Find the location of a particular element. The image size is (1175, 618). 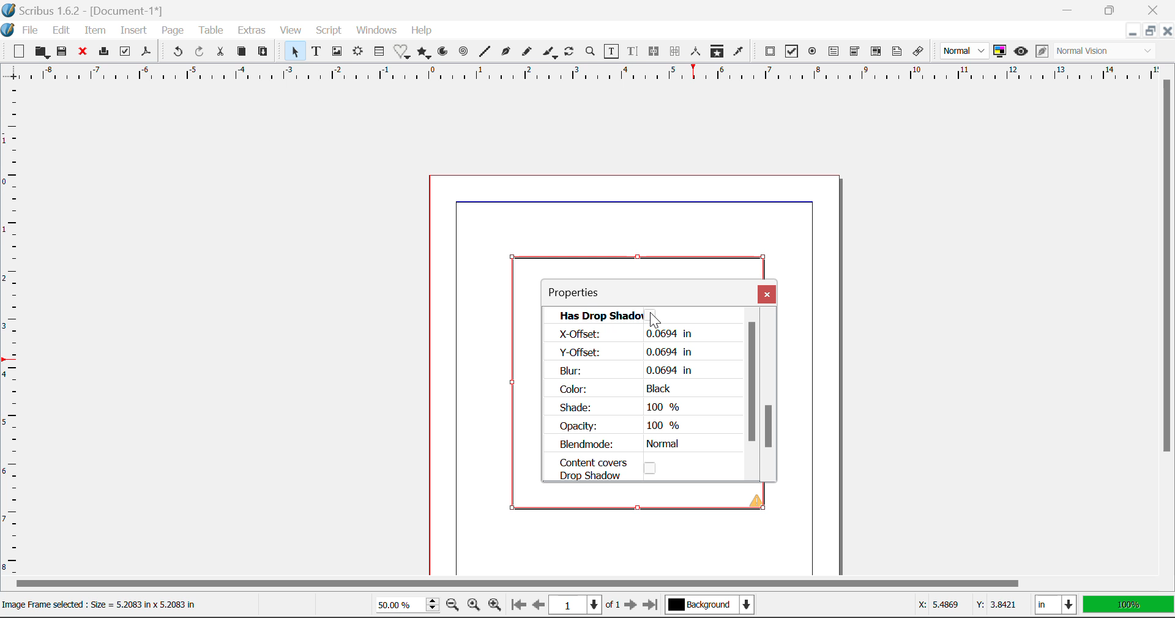

Shade: 100 % is located at coordinates (621, 408).